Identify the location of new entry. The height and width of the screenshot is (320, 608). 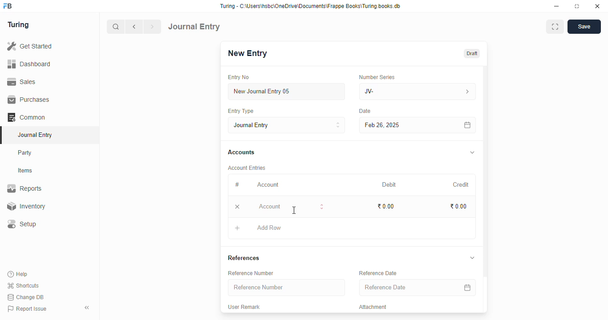
(247, 53).